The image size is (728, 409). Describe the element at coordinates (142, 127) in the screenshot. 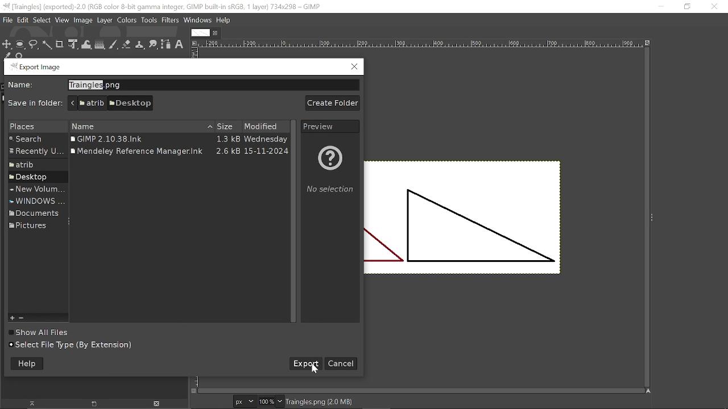

I see `Name of the file` at that location.